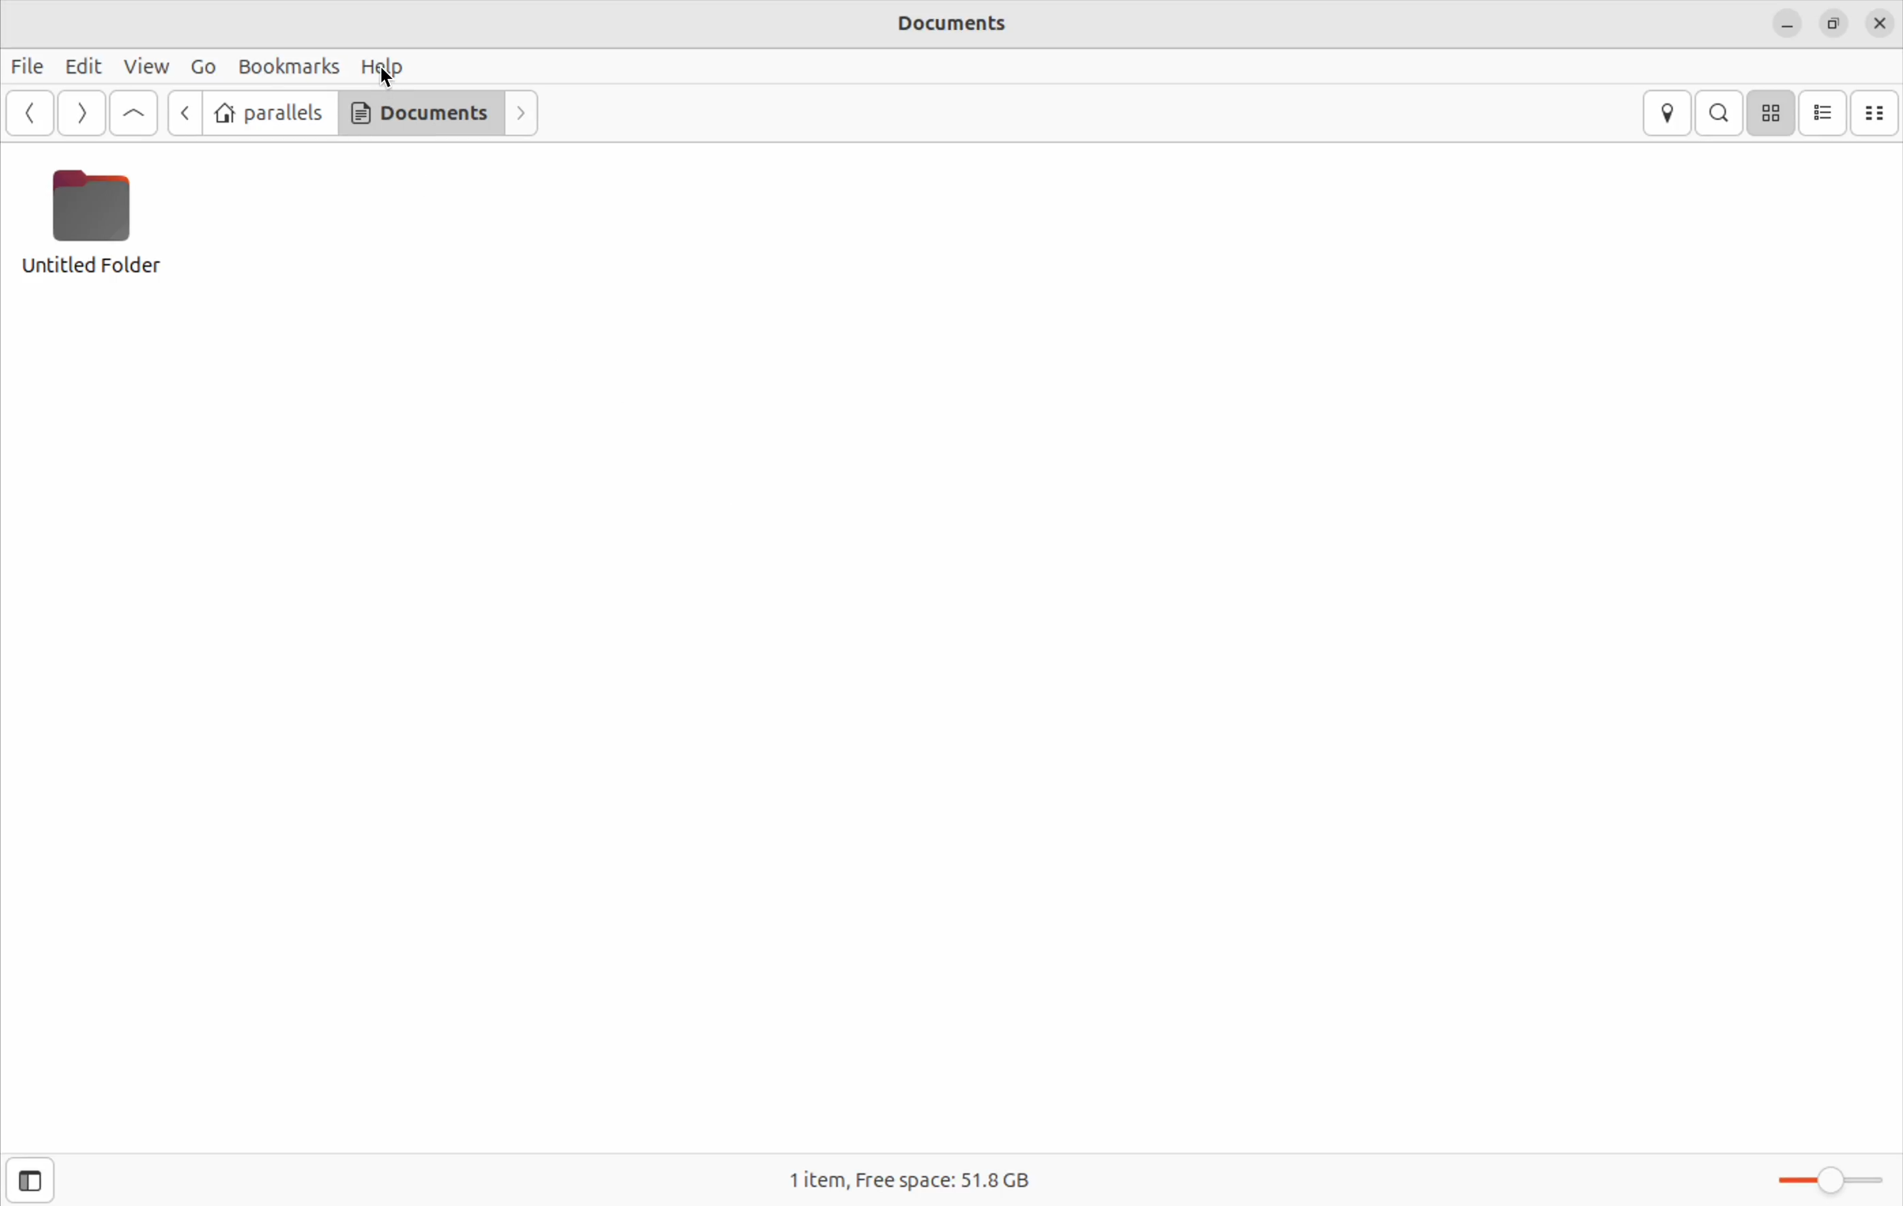  I want to click on list view, so click(1827, 112).